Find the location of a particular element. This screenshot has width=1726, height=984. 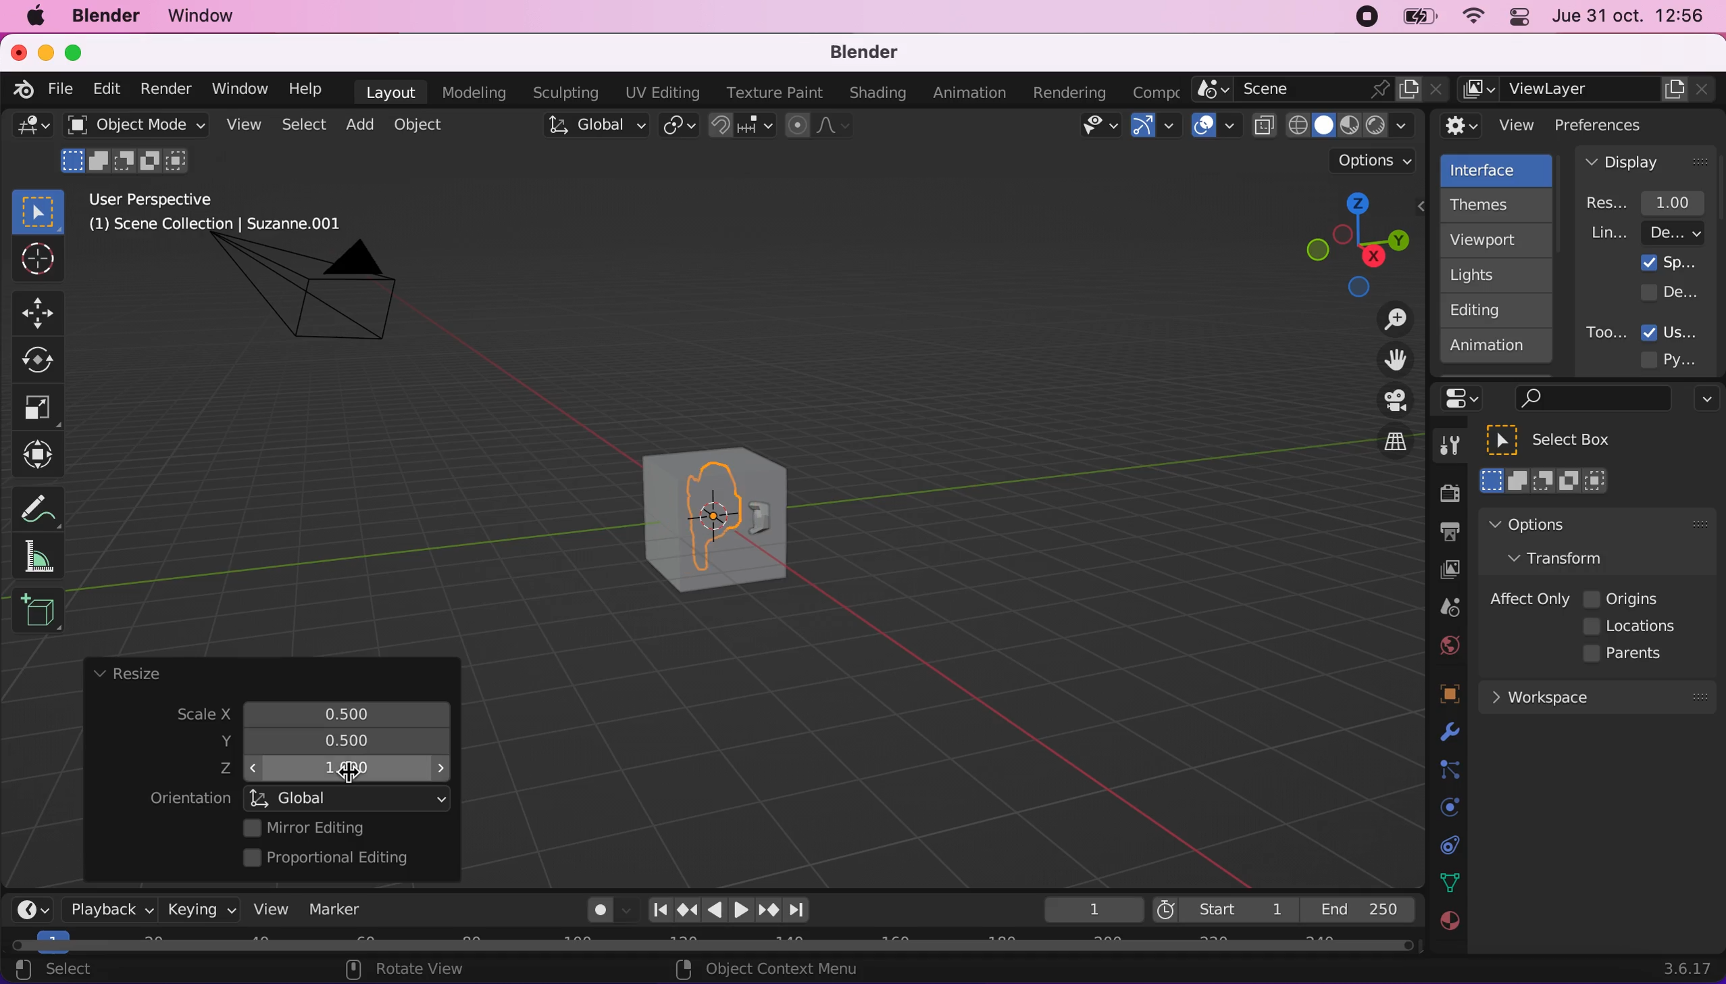

select box mode is located at coordinates (1545, 481).